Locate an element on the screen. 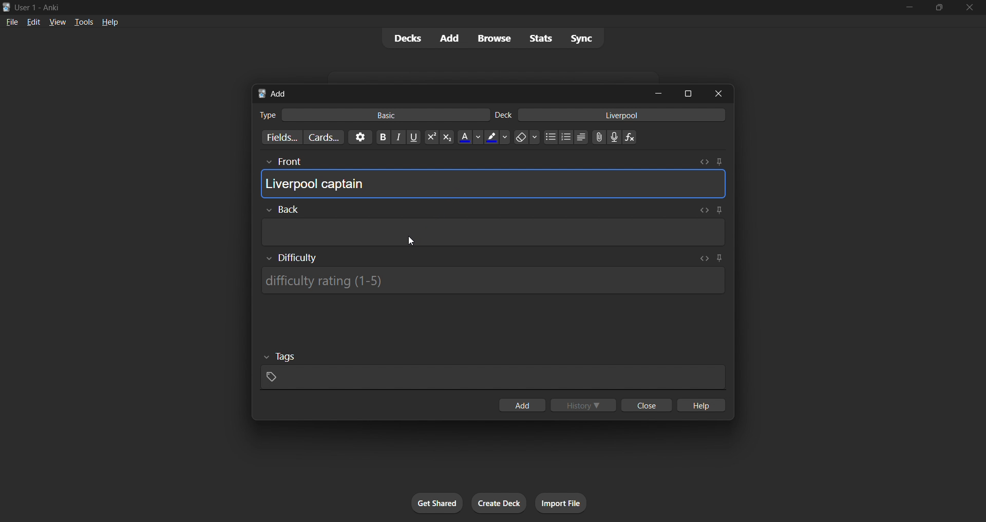 Image resolution: width=986 pixels, height=522 pixels. Difficulty rating input box is located at coordinates (492, 281).